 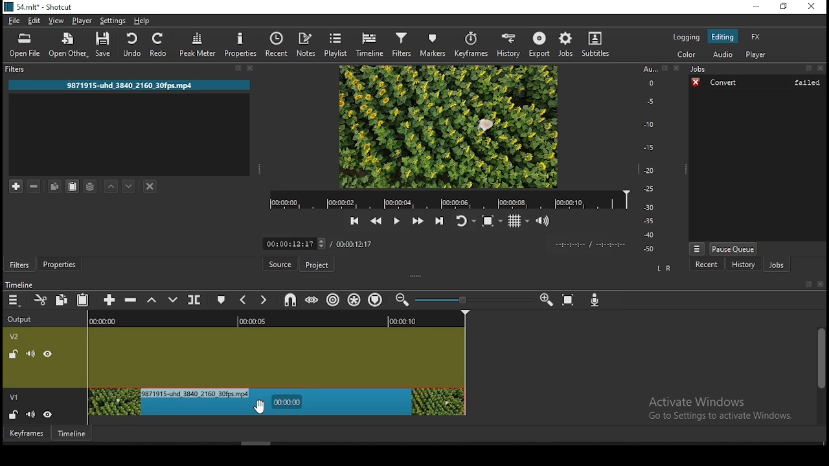 I want to click on convert failed, so click(x=759, y=84).